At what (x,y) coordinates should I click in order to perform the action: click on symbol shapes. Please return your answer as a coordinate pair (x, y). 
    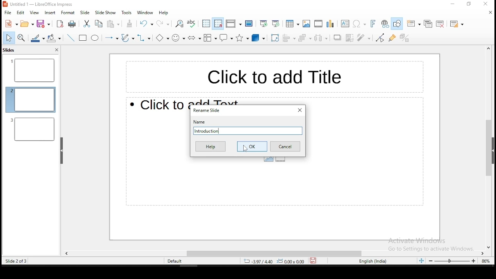
    Looking at the image, I should click on (178, 38).